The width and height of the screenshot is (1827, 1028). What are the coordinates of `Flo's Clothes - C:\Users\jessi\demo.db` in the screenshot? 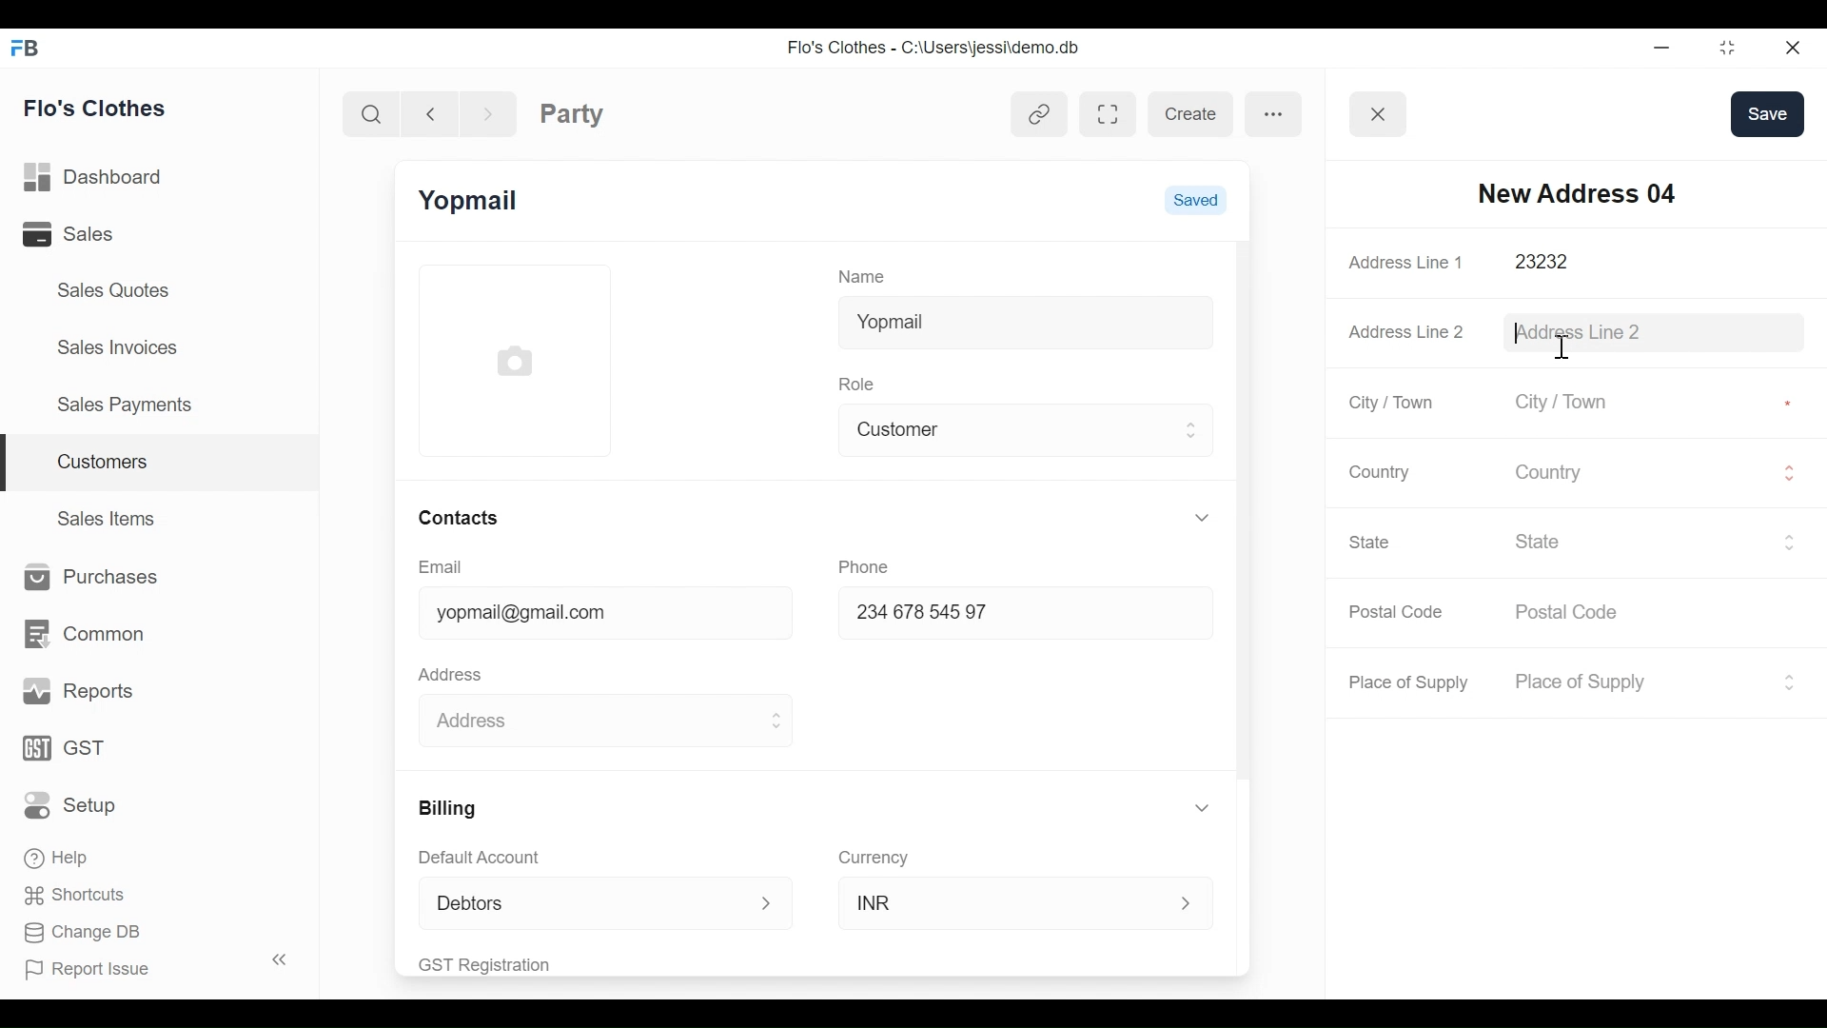 It's located at (936, 49).